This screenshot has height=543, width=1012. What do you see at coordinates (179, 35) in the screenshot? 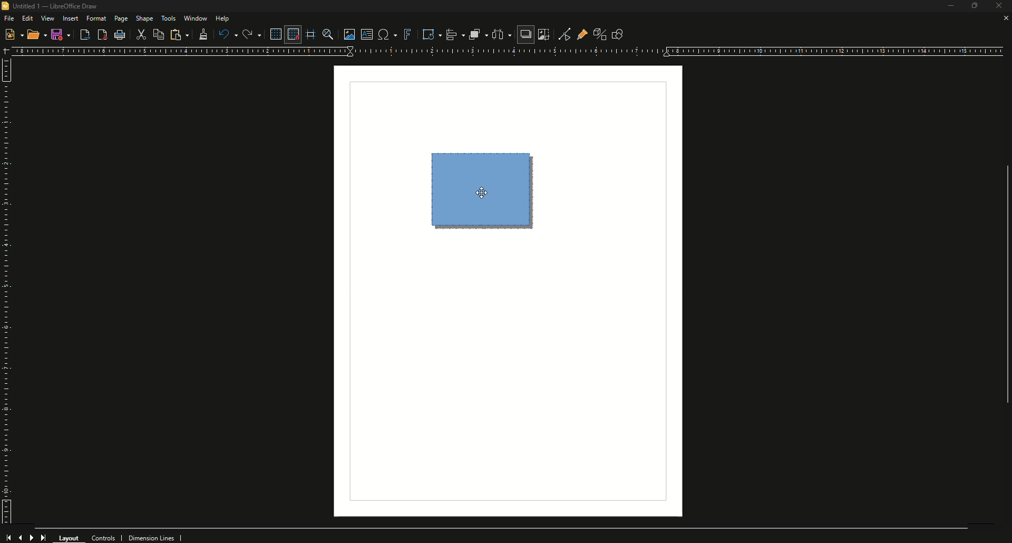
I see `Paste` at bounding box center [179, 35].